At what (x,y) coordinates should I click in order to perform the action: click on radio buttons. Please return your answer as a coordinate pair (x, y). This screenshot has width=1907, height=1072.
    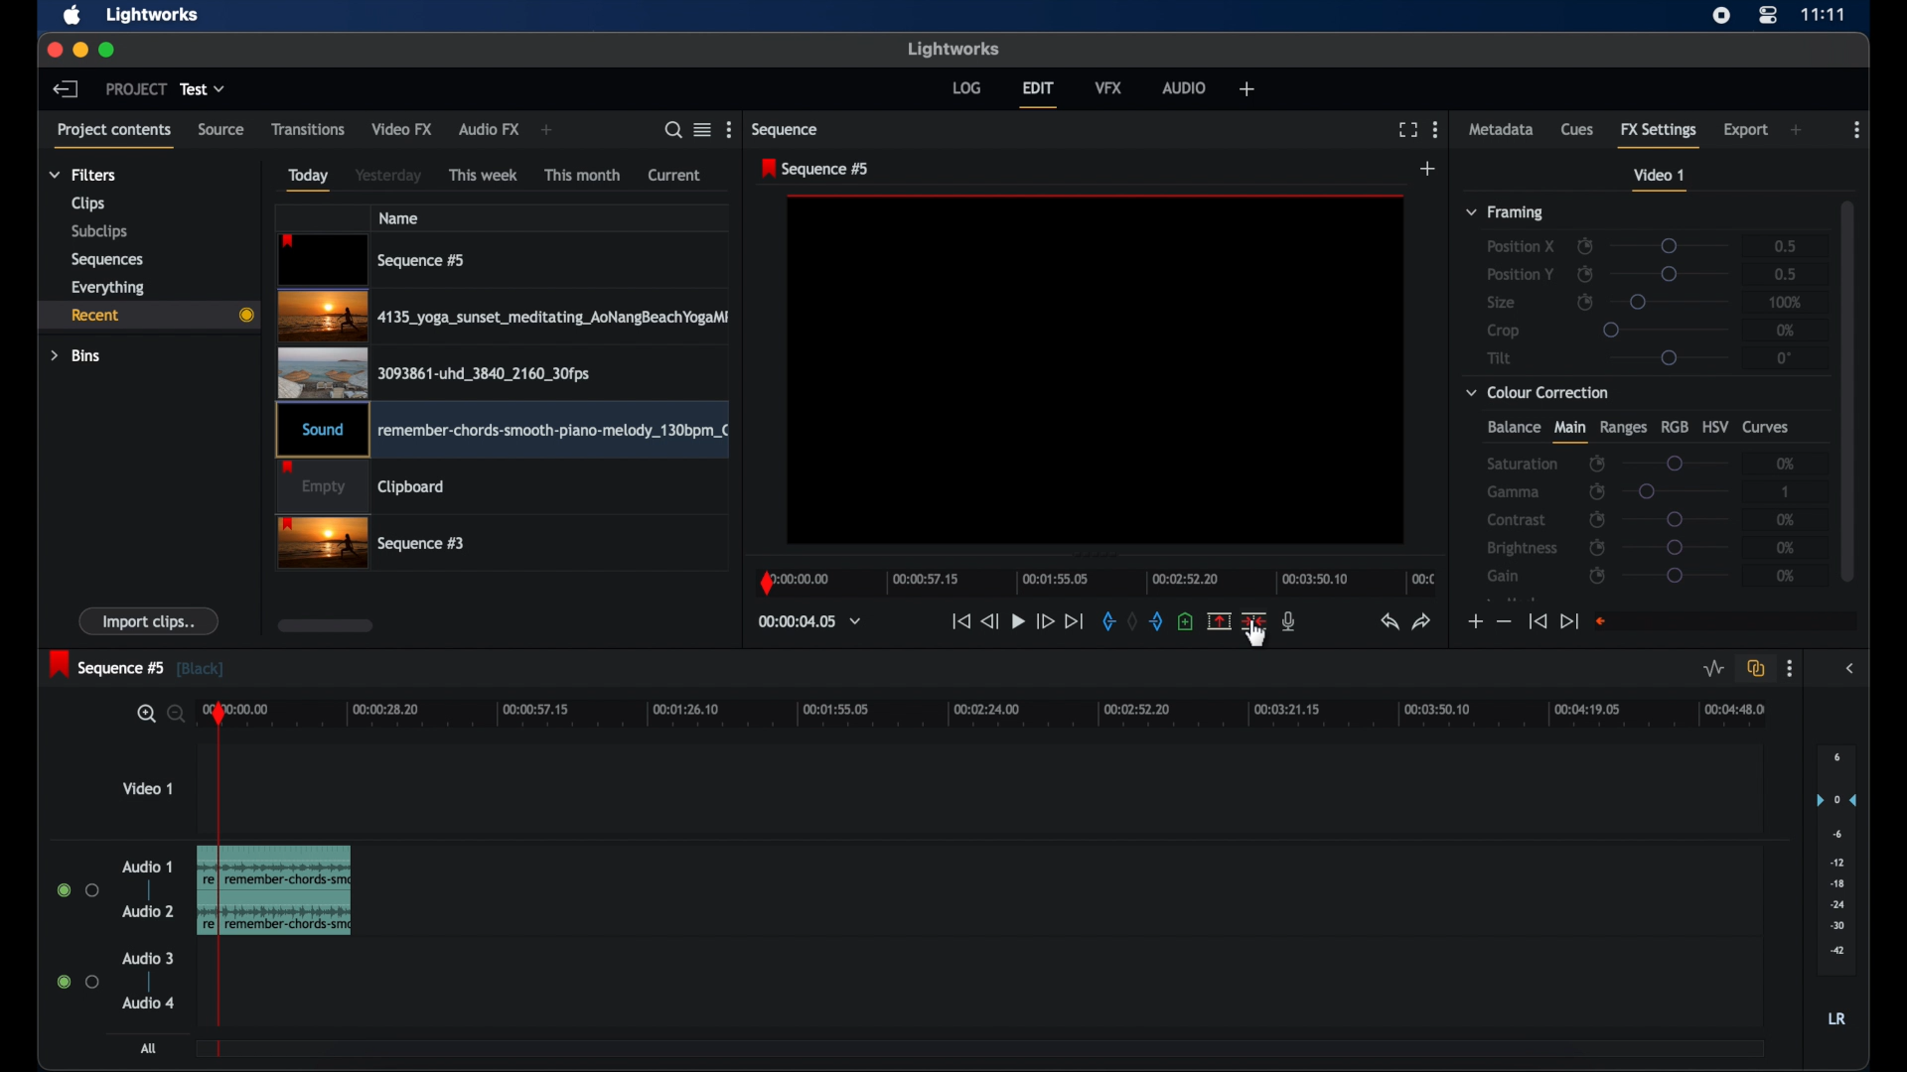
    Looking at the image, I should click on (78, 889).